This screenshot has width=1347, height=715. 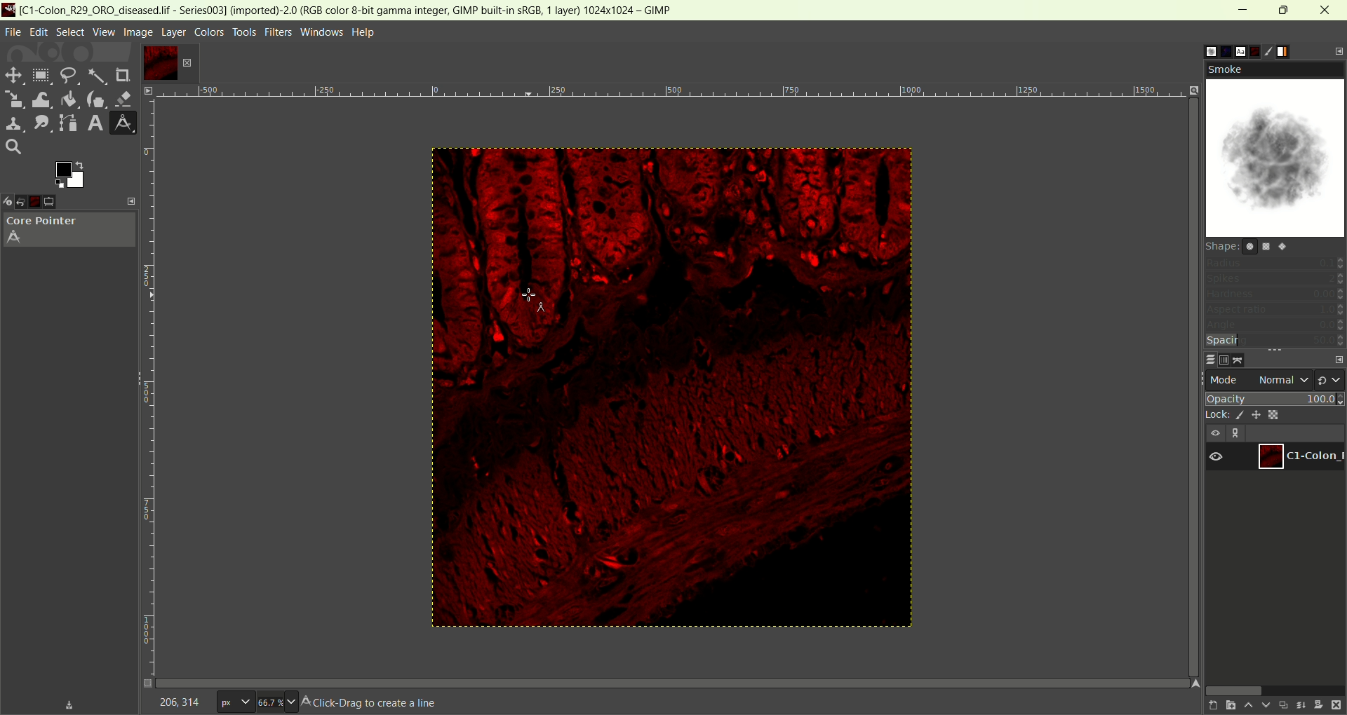 I want to click on zoom factor, so click(x=278, y=701).